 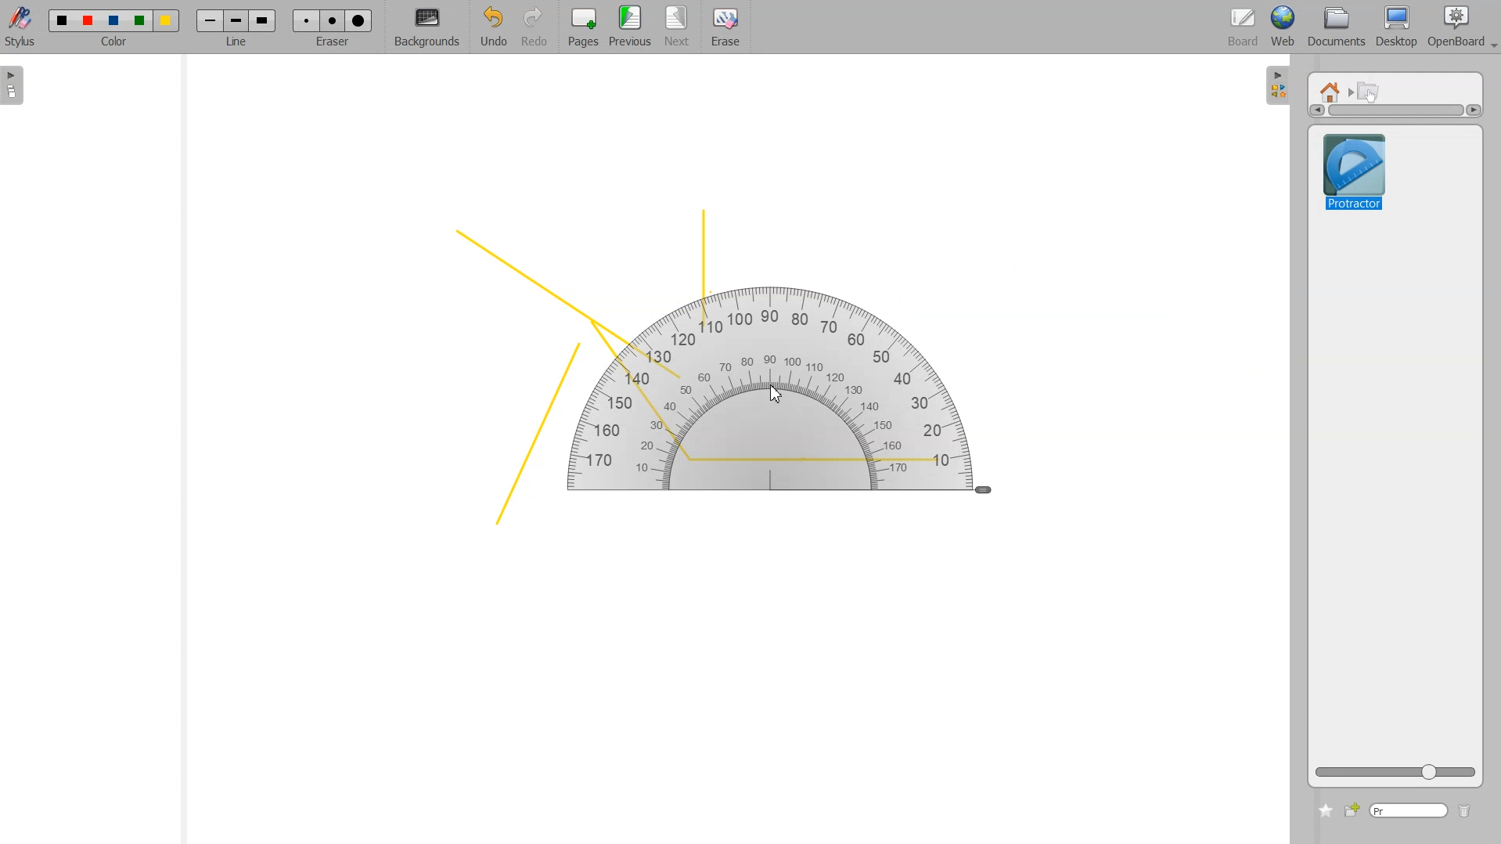 What do you see at coordinates (1325, 810) in the screenshot?
I see `Add to favorite` at bounding box center [1325, 810].